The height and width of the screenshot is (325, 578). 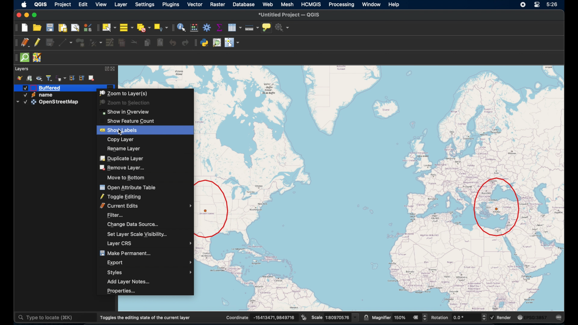 I want to click on cut features, so click(x=134, y=42).